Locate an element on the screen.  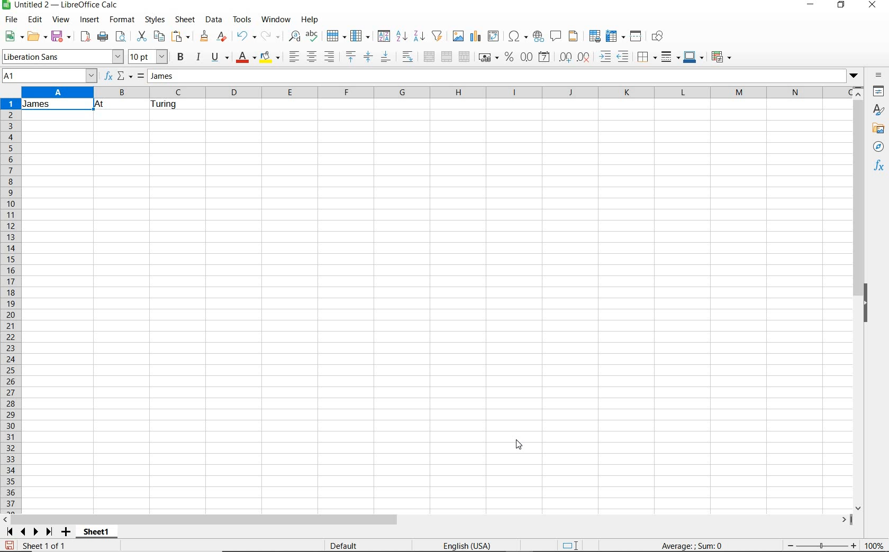
add sheet is located at coordinates (65, 532).